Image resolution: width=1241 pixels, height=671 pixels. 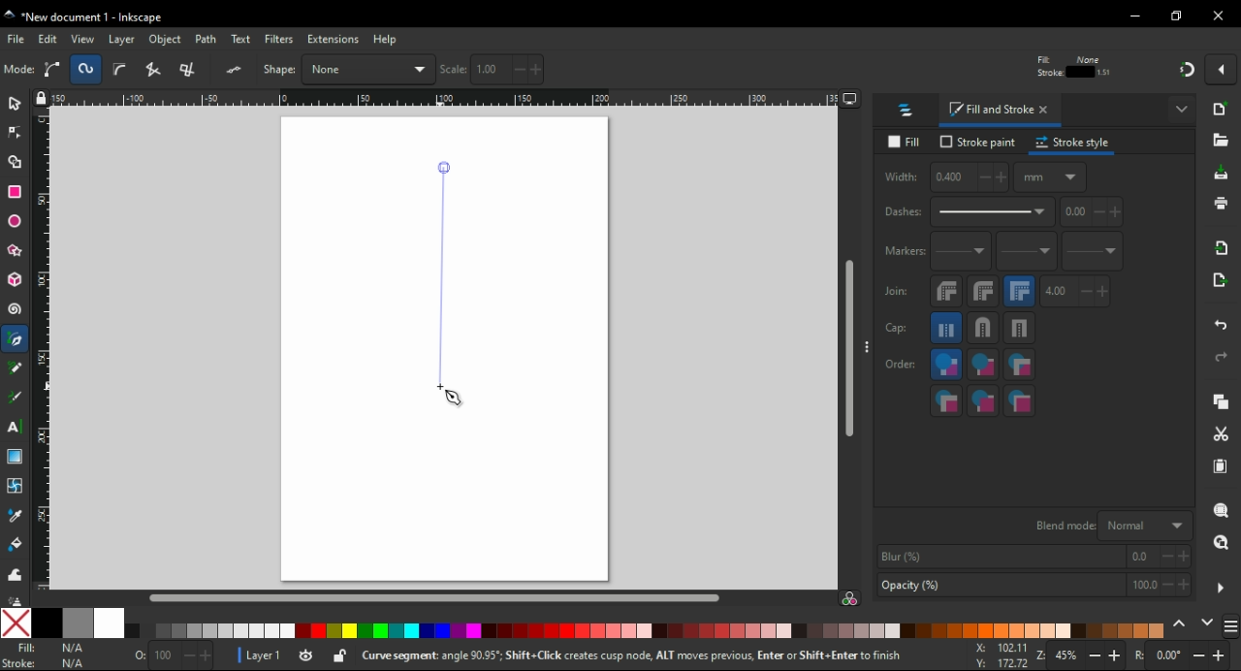 I want to click on color tone pallete, so click(x=848, y=630).